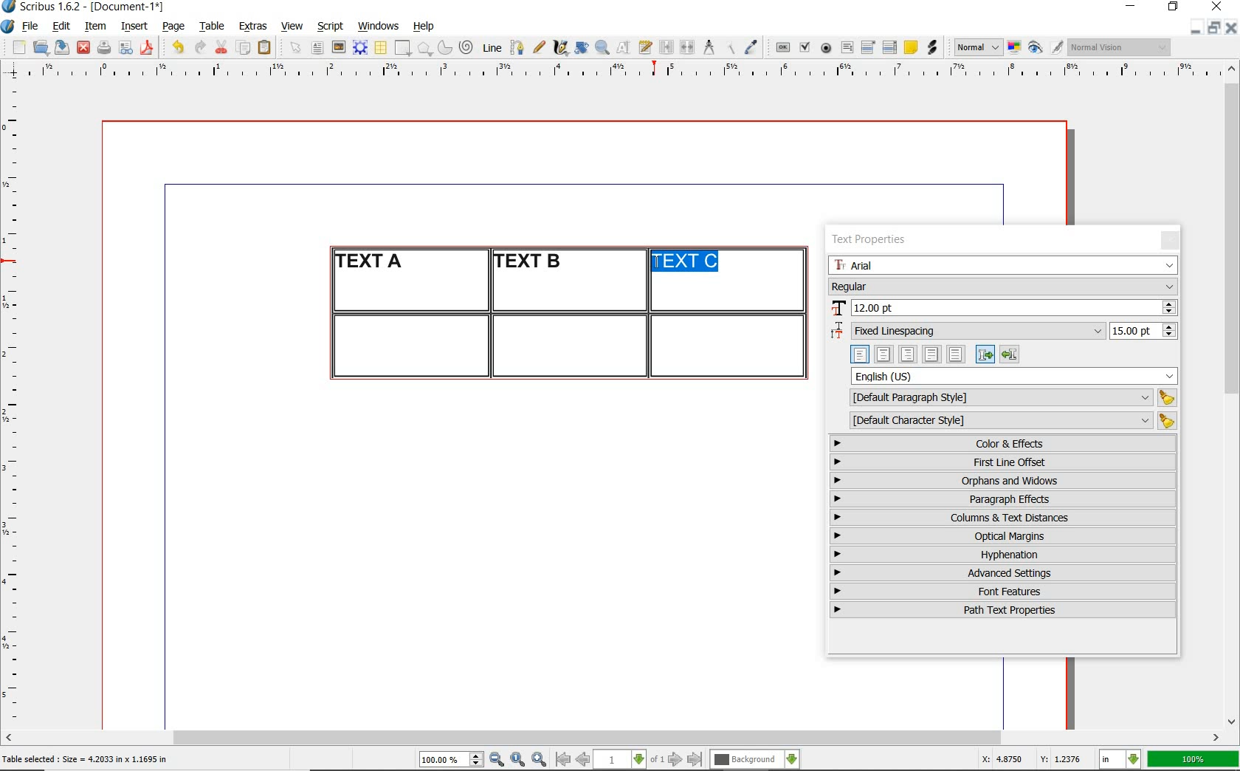  What do you see at coordinates (317, 49) in the screenshot?
I see `text frame` at bounding box center [317, 49].